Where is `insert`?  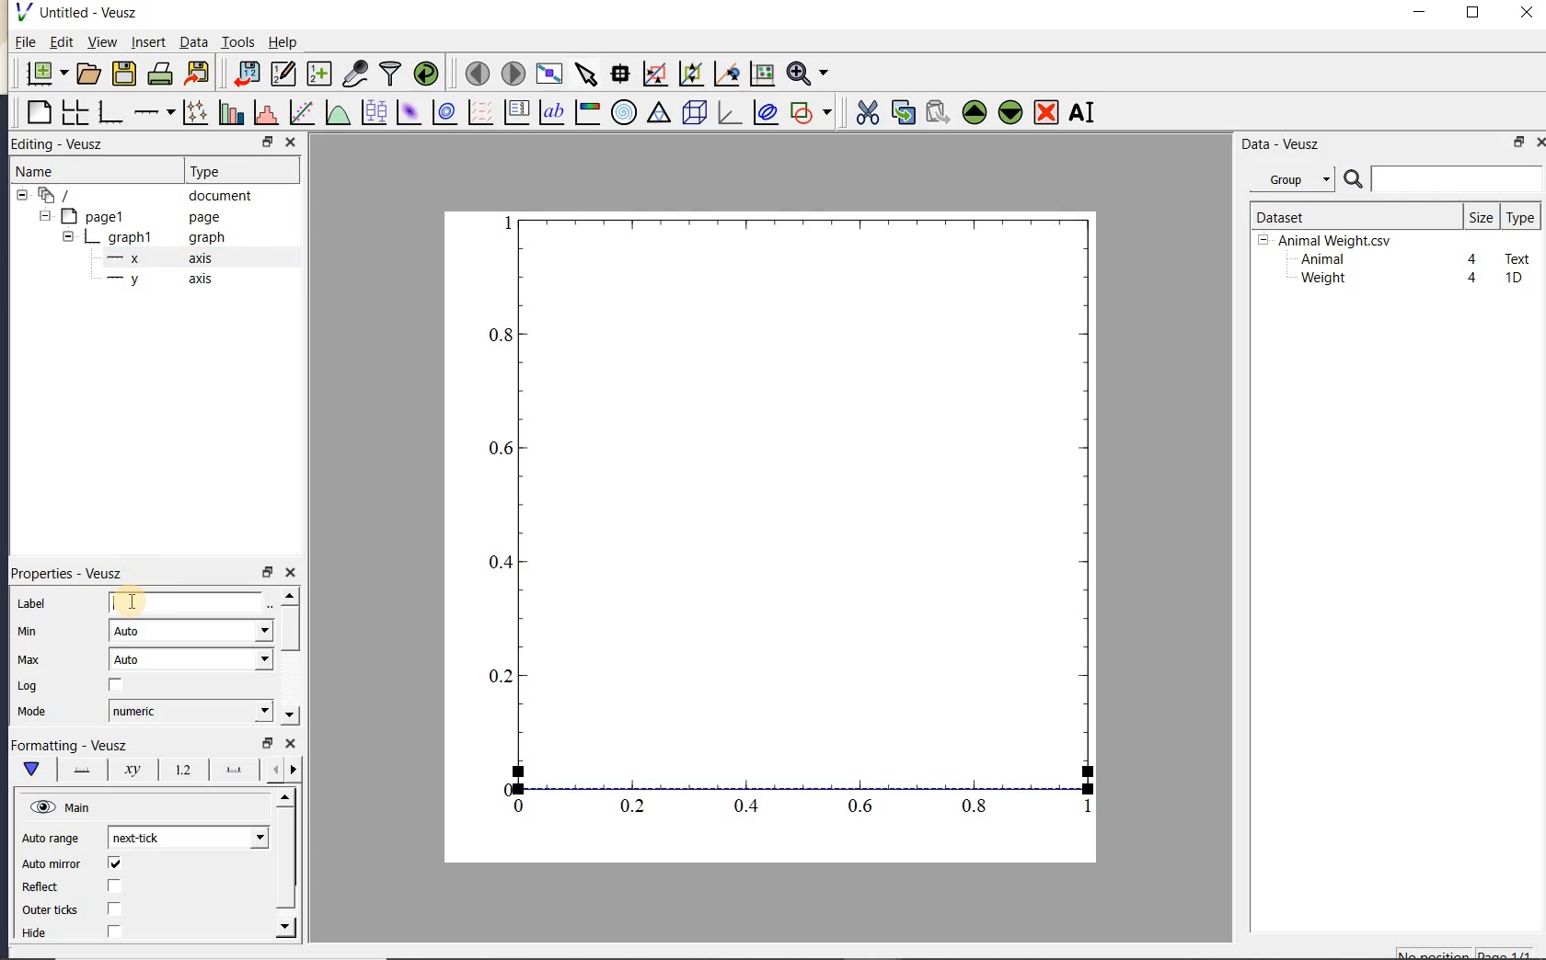
insert is located at coordinates (148, 41).